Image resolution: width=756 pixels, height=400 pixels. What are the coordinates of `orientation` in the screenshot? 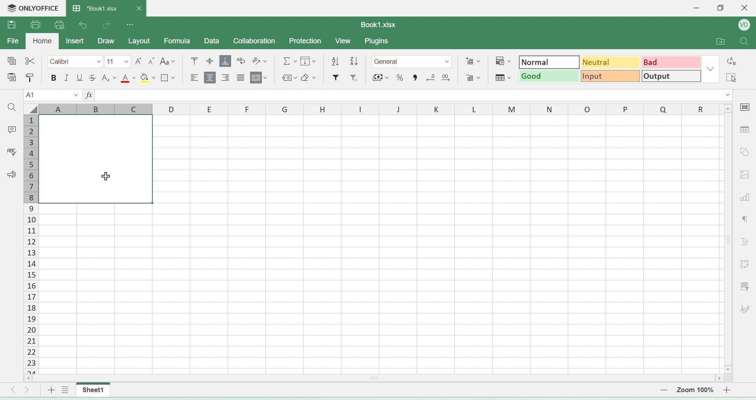 It's located at (260, 61).